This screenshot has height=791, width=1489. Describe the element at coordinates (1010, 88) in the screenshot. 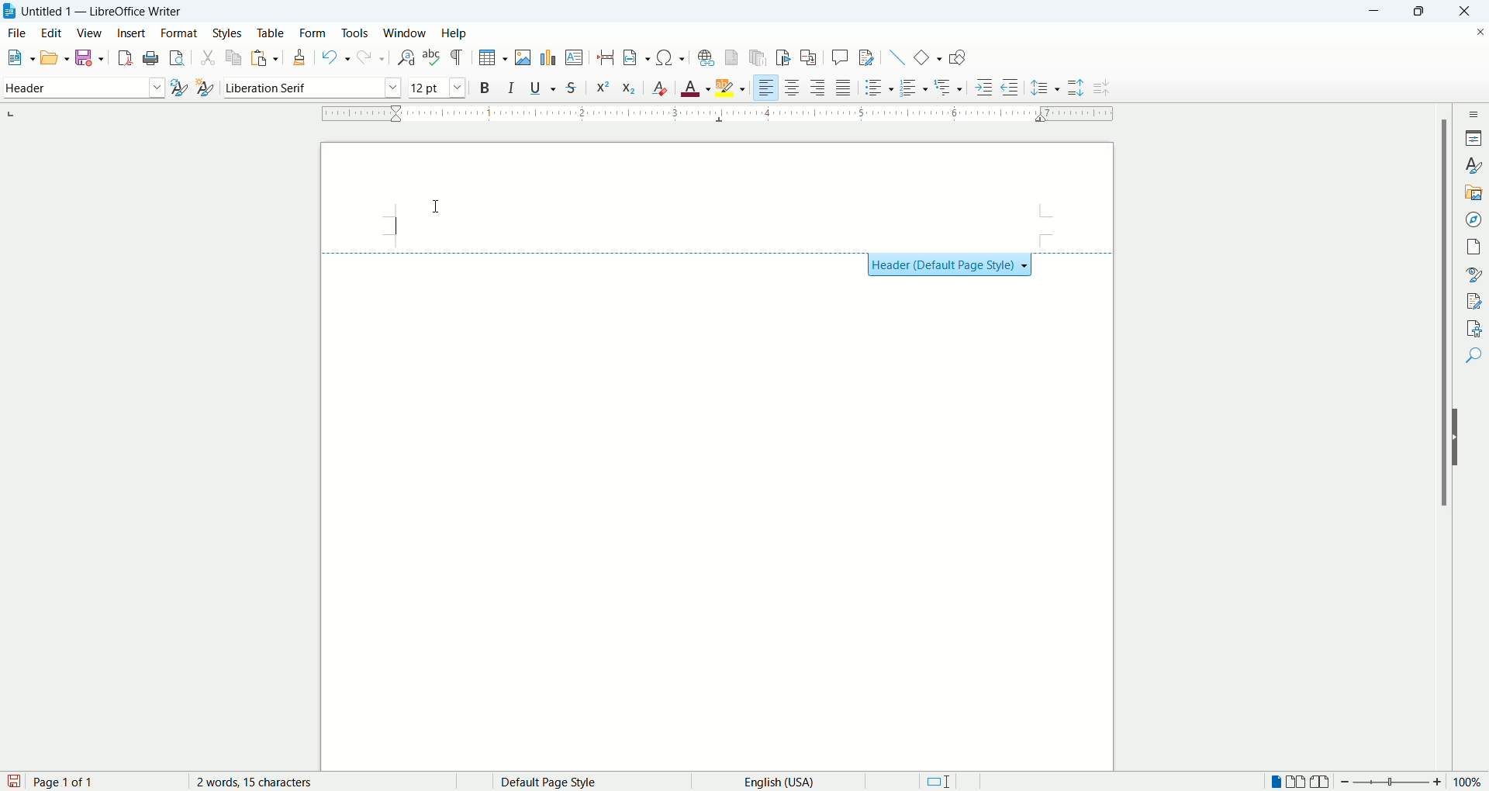

I see `decrease indent` at that location.